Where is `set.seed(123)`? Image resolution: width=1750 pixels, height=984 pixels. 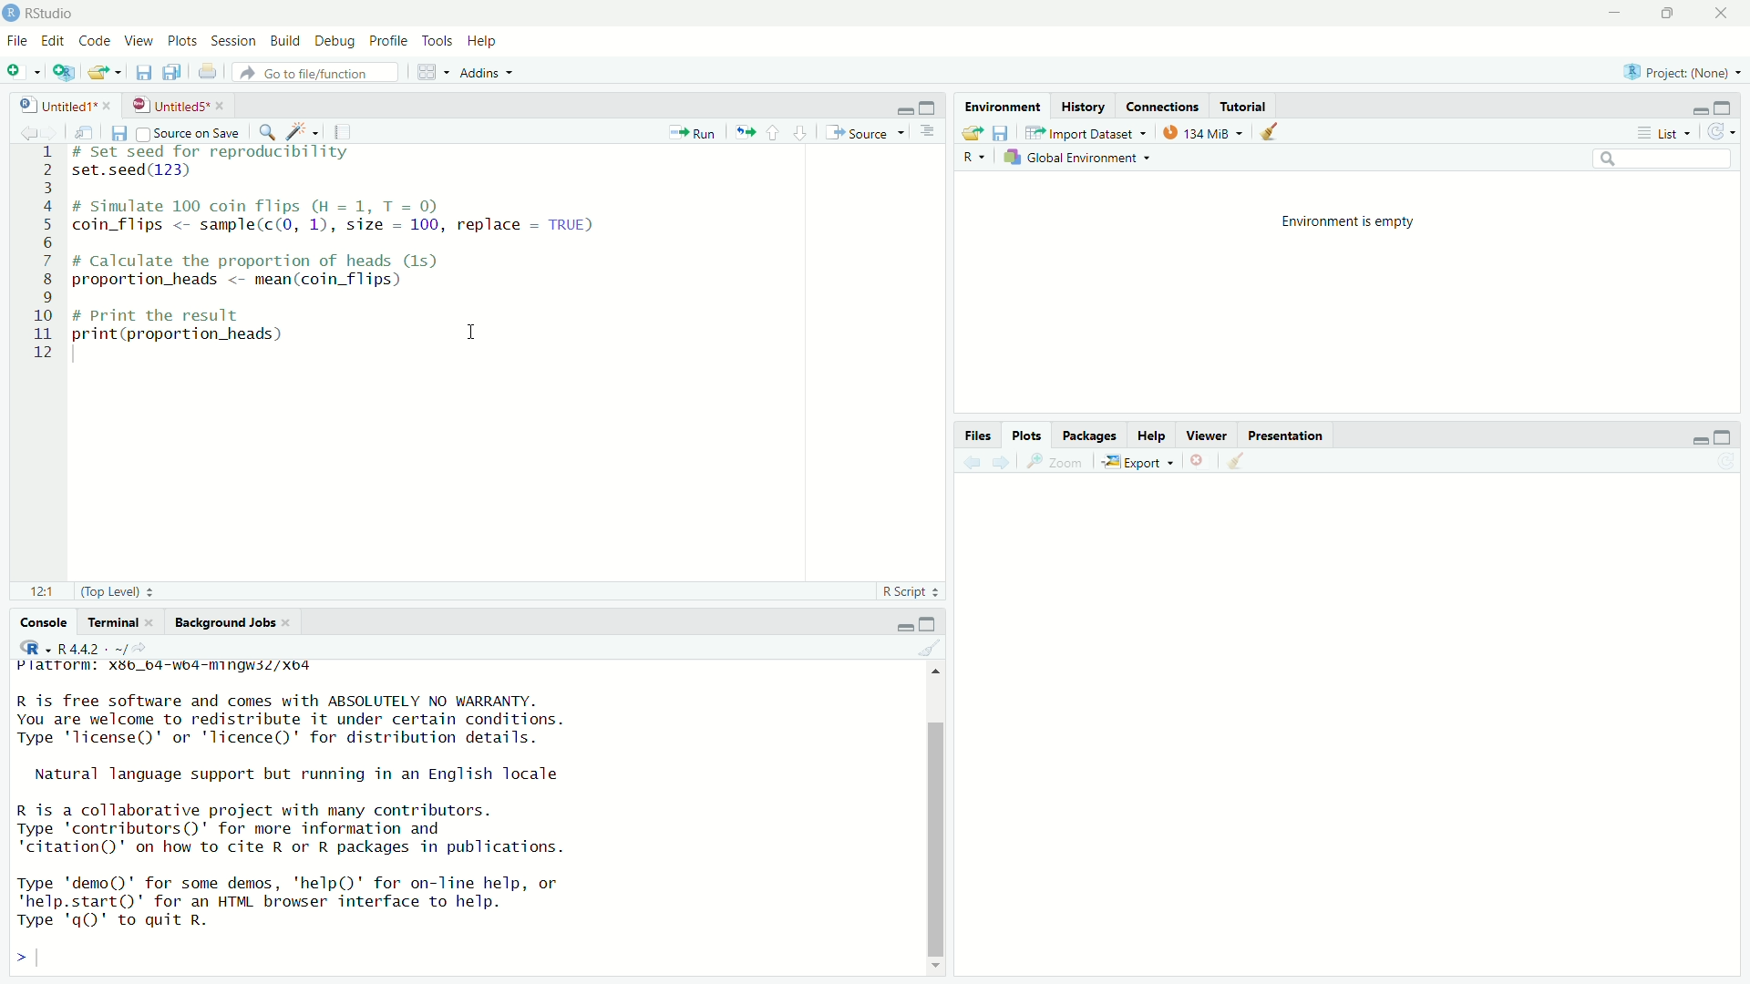
set.seed(123) is located at coordinates (140, 172).